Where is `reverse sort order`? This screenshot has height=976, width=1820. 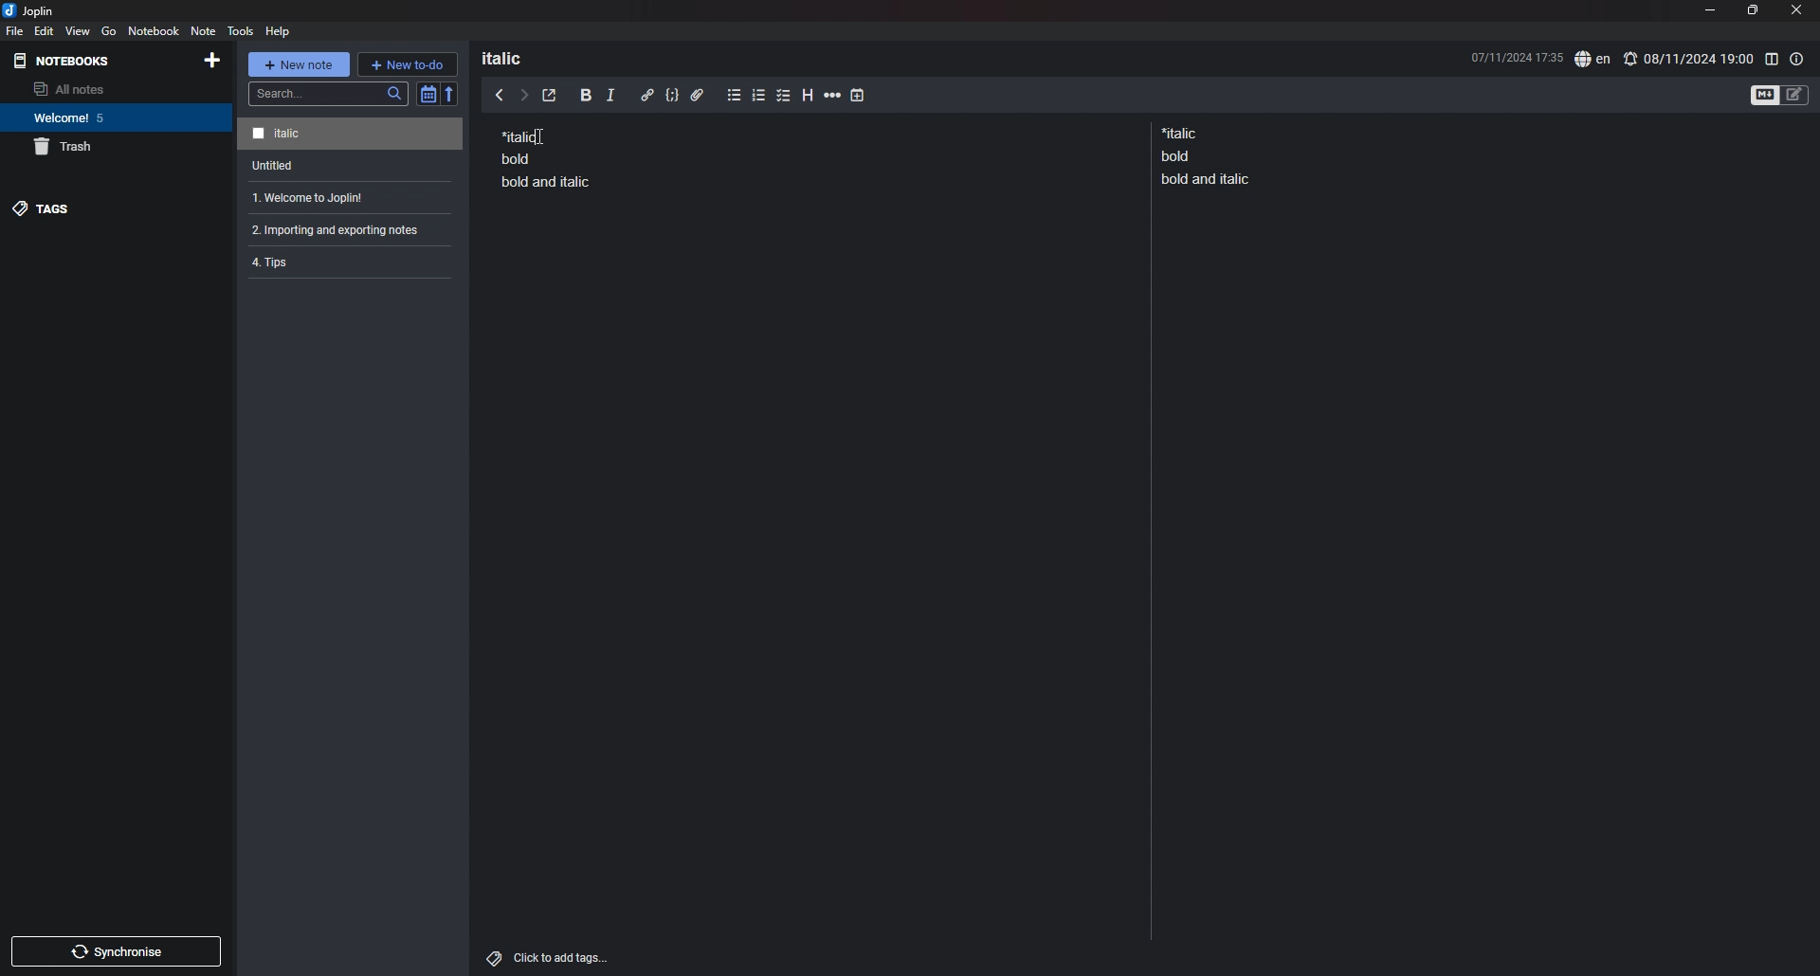 reverse sort order is located at coordinates (450, 93).